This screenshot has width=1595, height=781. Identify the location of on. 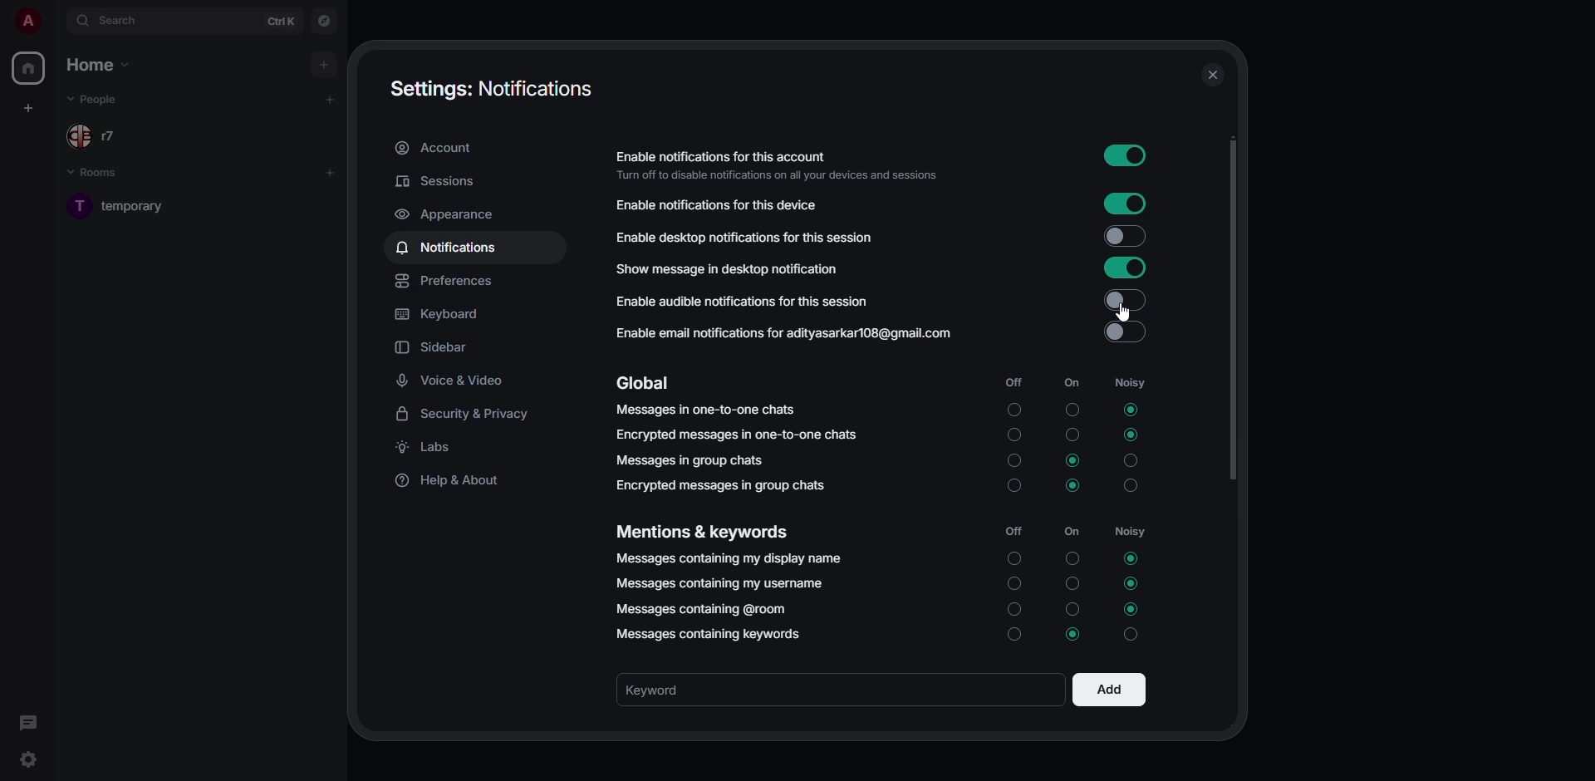
(1071, 555).